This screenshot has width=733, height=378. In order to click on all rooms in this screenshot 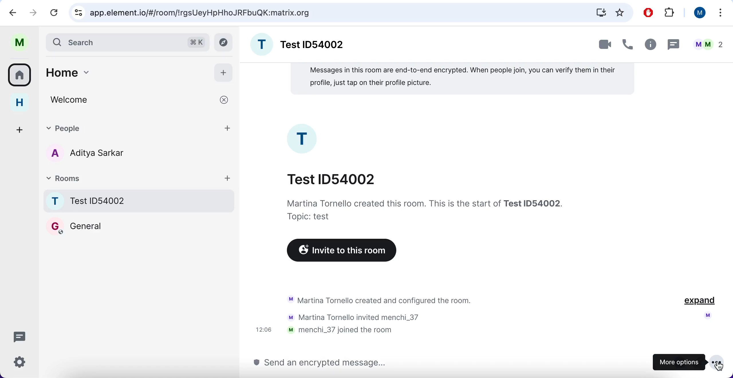, I will do `click(20, 77)`.